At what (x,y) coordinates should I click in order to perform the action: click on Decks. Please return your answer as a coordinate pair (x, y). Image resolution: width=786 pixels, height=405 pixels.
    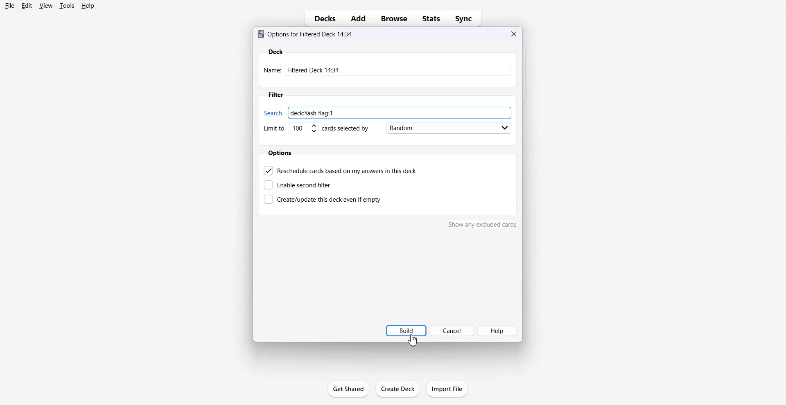
    Looking at the image, I should click on (322, 19).